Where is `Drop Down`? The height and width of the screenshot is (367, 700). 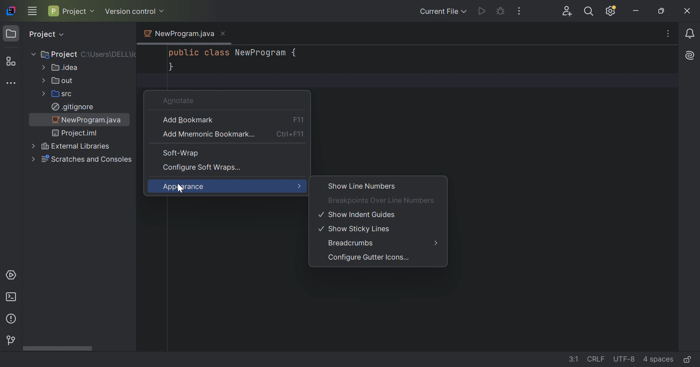
Drop Down is located at coordinates (43, 80).